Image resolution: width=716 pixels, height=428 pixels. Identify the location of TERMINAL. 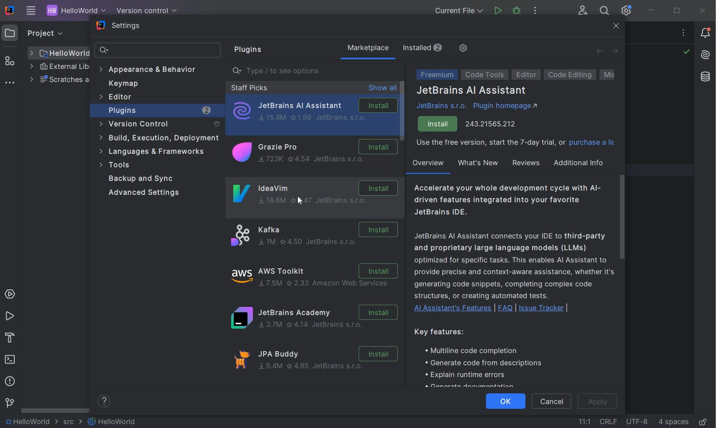
(10, 360).